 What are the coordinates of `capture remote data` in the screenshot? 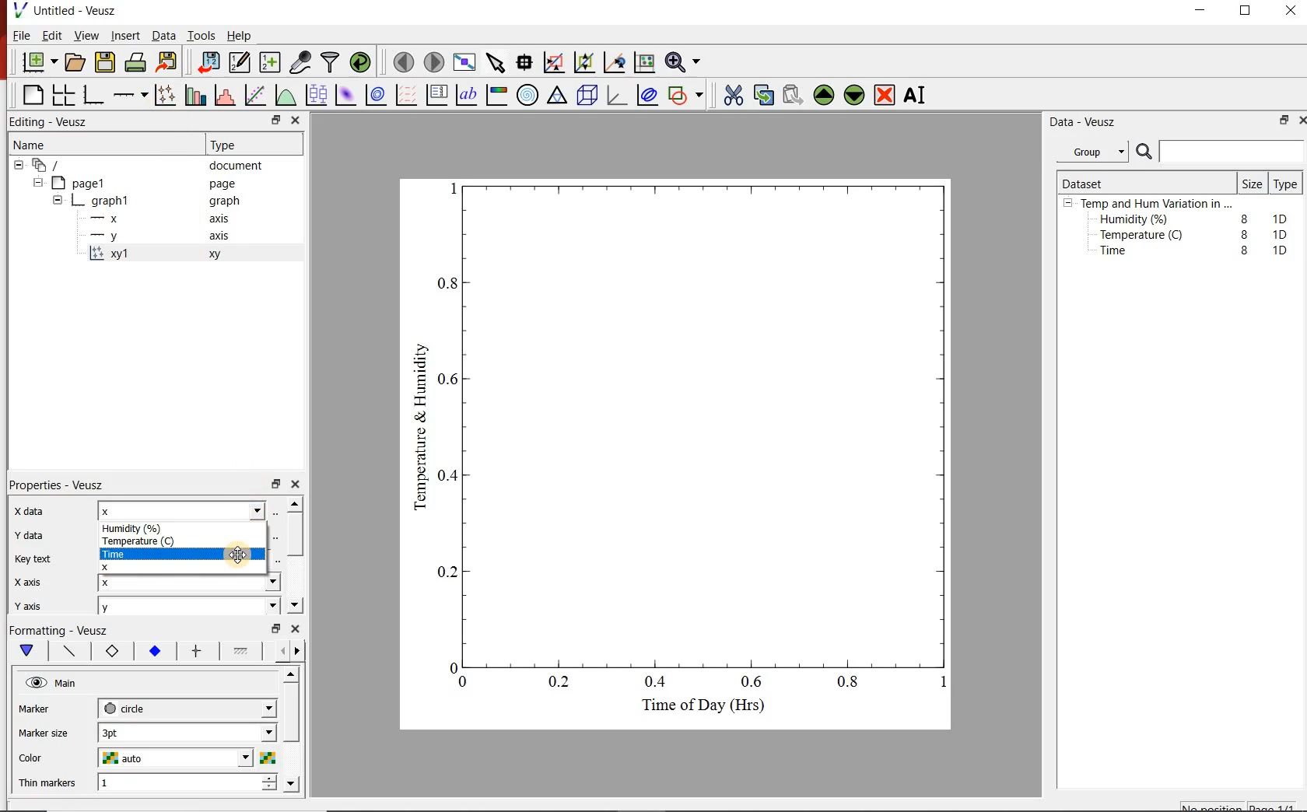 It's located at (300, 61).